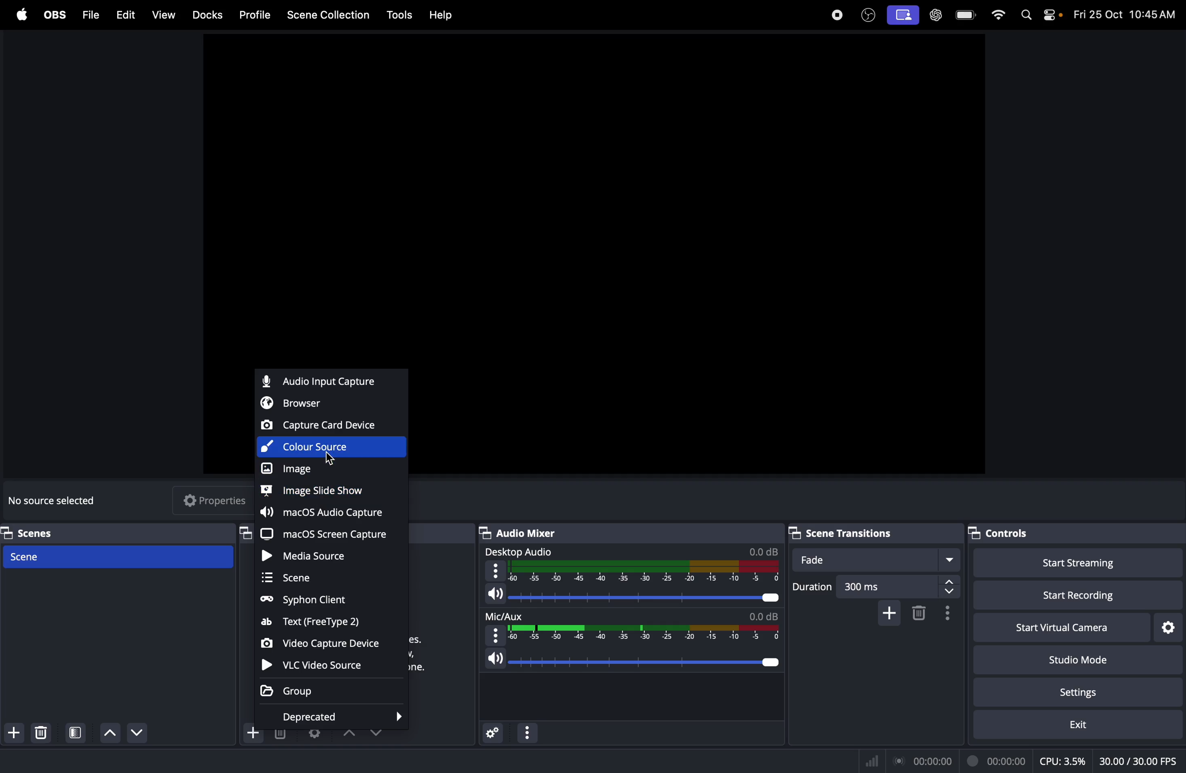 This screenshot has height=773, width=1186. Describe the element at coordinates (333, 713) in the screenshot. I see `deprecated` at that location.